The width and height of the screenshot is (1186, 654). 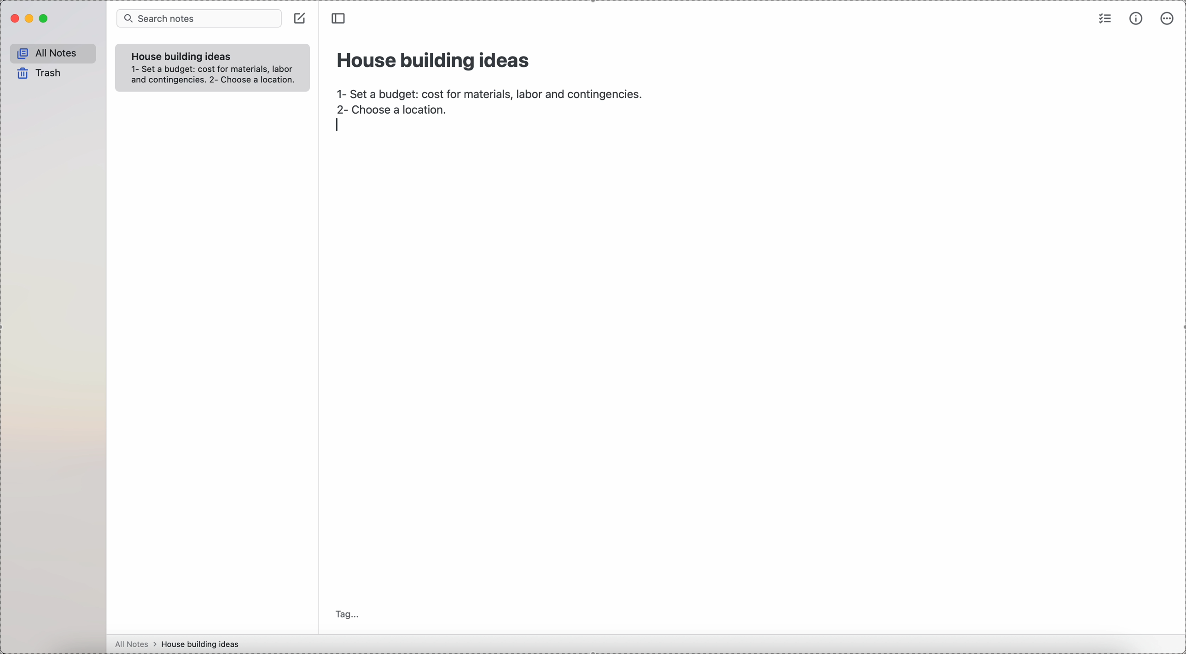 I want to click on toggle sidebar, so click(x=340, y=19).